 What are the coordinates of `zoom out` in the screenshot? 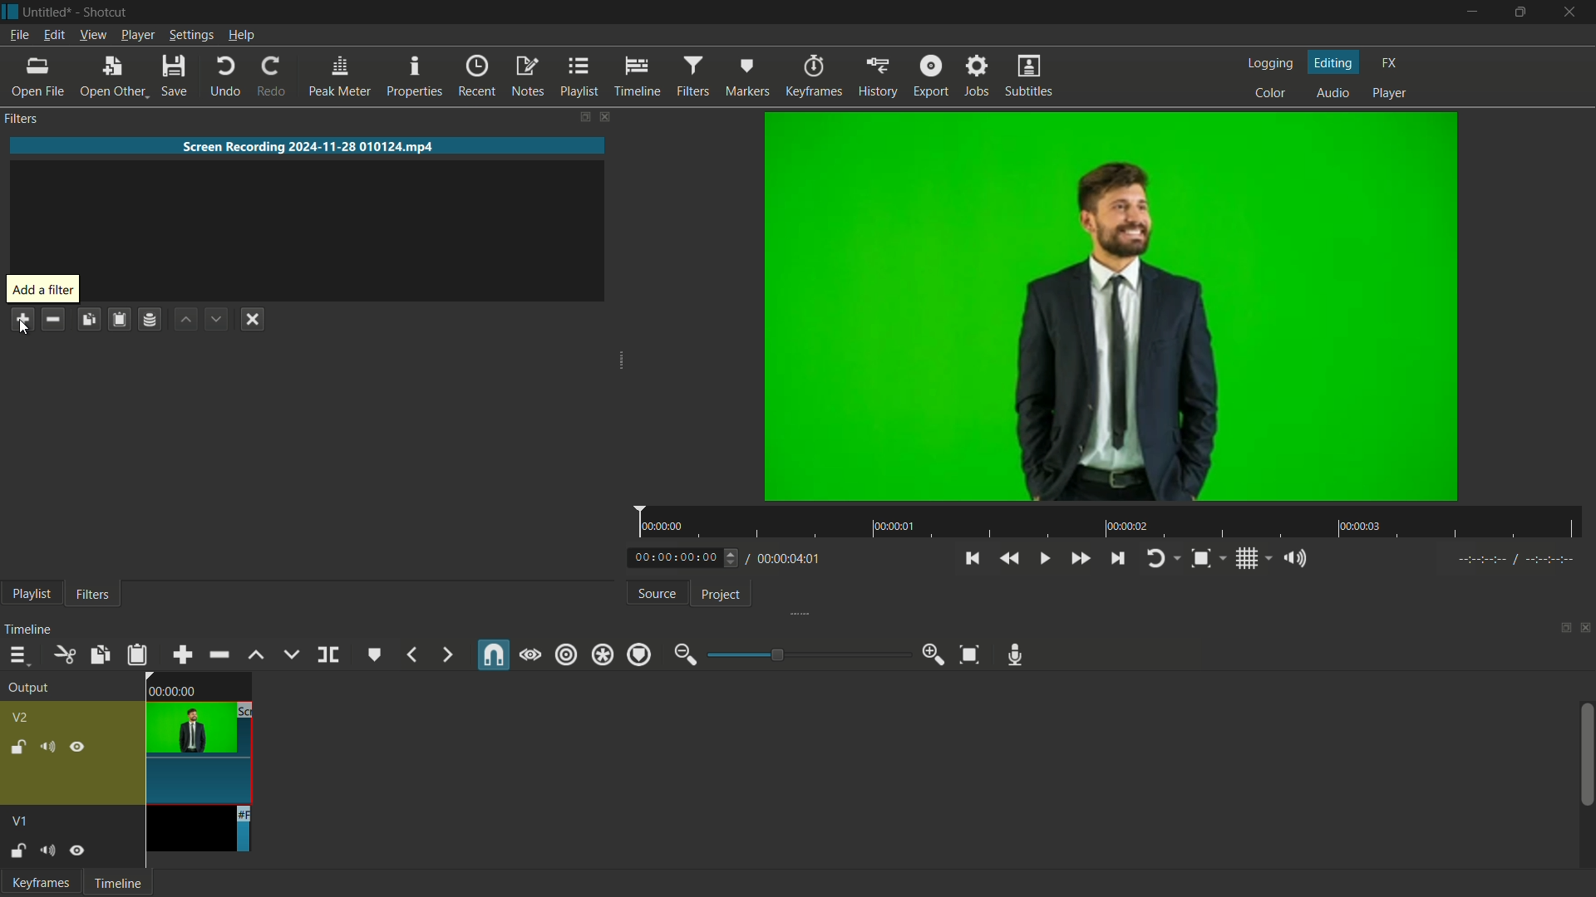 It's located at (684, 654).